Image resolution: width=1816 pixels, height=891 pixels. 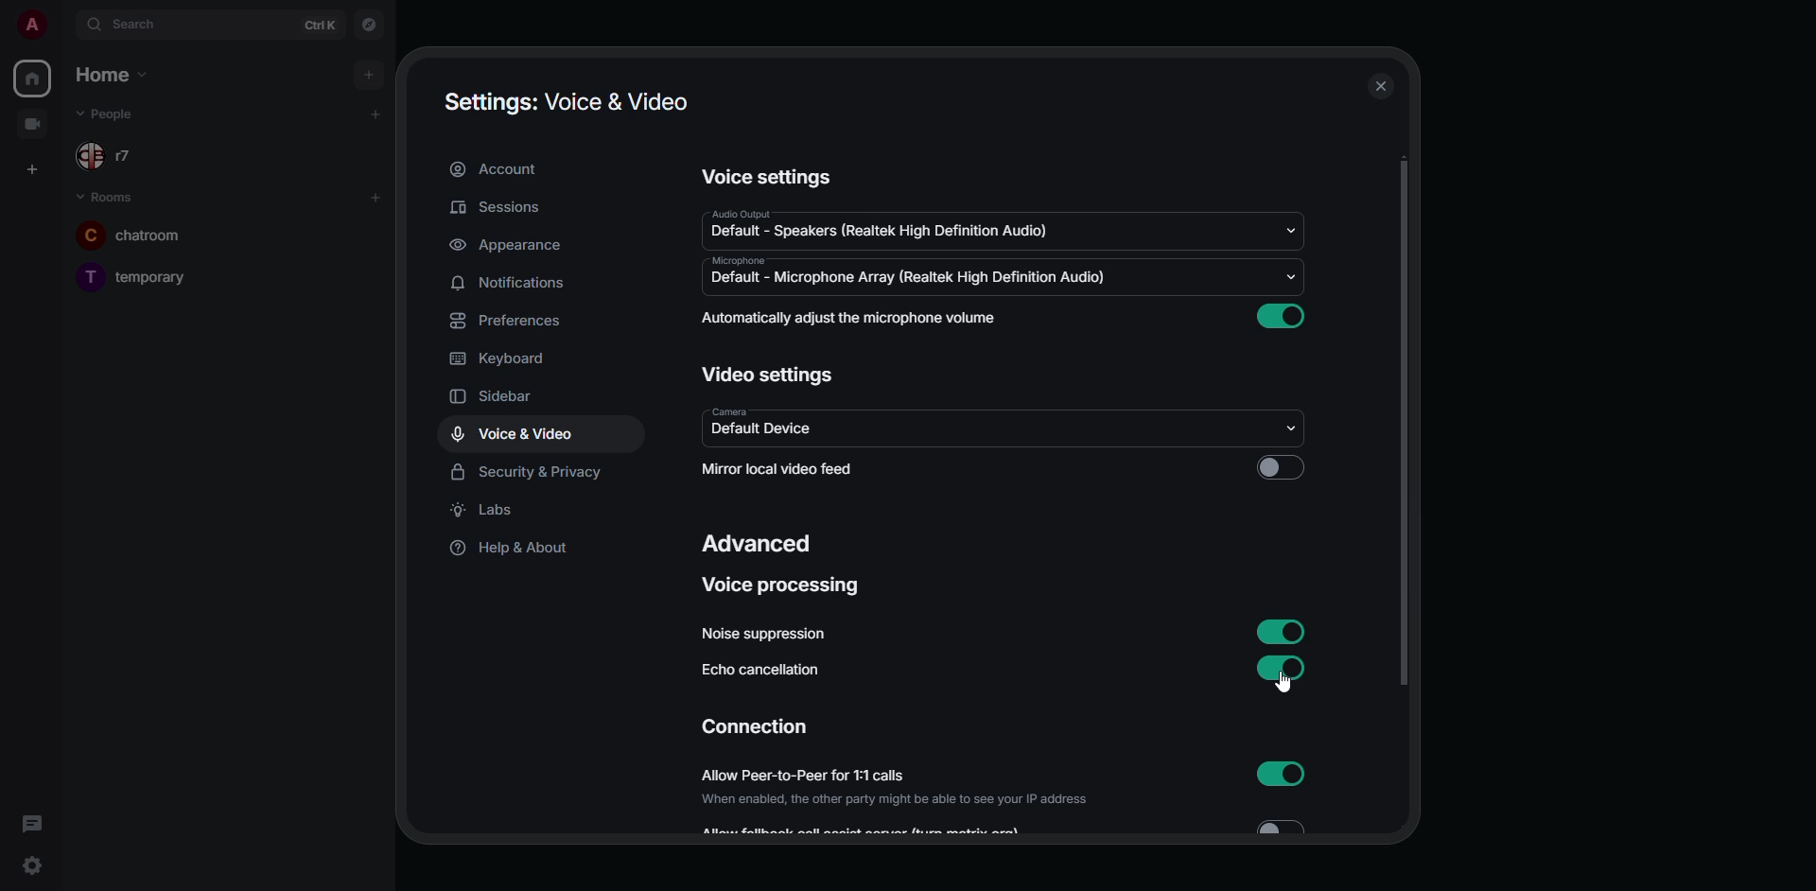 I want to click on search, so click(x=140, y=25).